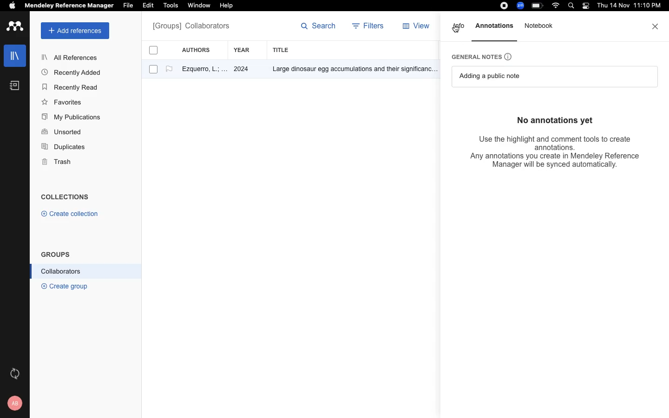 This screenshot has width=669, height=418. Describe the element at coordinates (64, 147) in the screenshot. I see `Duplicates` at that location.